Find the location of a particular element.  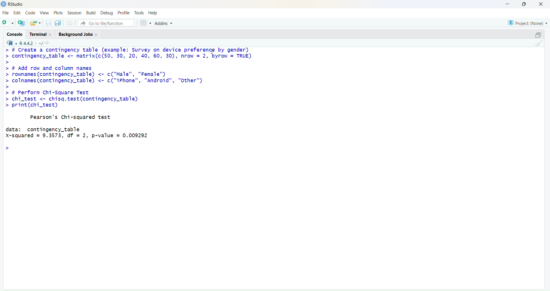

open in a pop window is located at coordinates (538, 35).